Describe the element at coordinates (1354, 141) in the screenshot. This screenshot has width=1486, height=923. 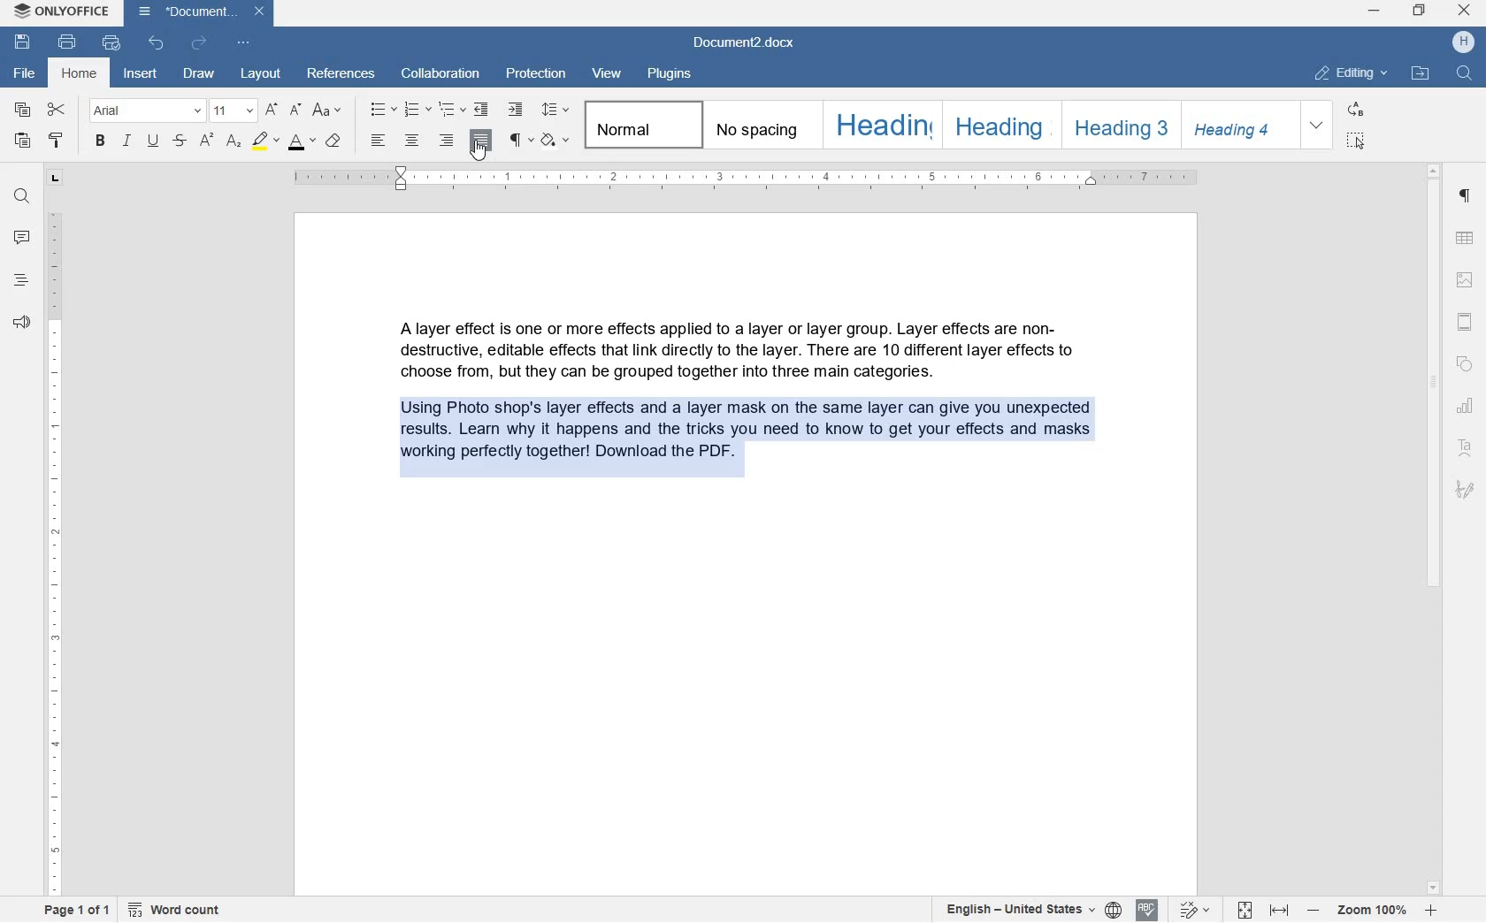
I see `SELECT ALL` at that location.